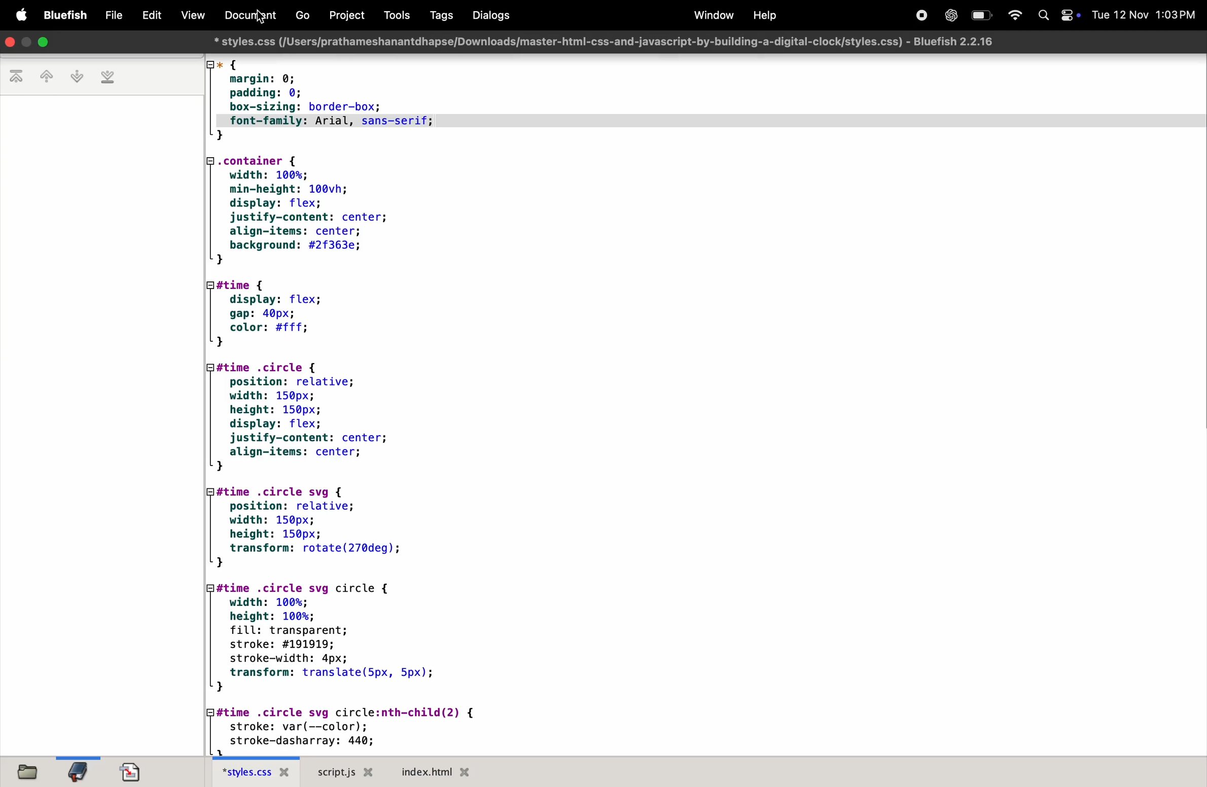 The height and width of the screenshot is (787, 1207). What do you see at coordinates (259, 772) in the screenshot?
I see `style.css` at bounding box center [259, 772].